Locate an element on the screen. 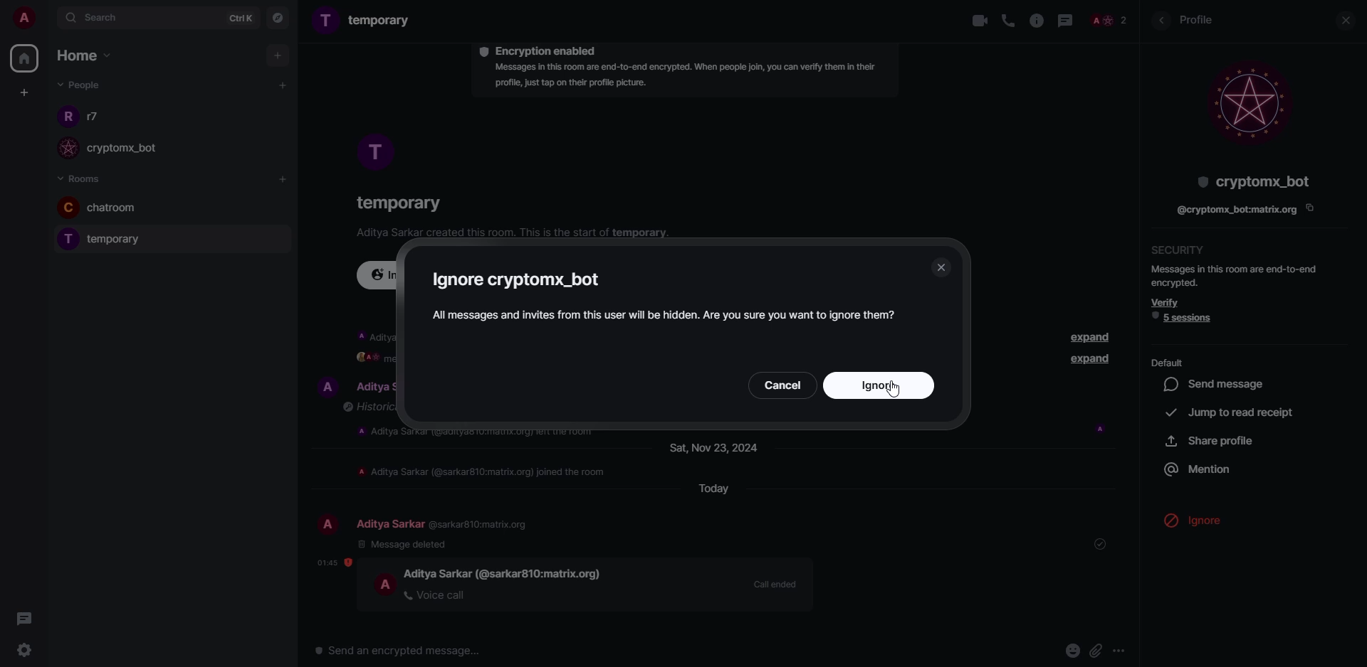 This screenshot has width=1367, height=667. voice call is located at coordinates (436, 594).